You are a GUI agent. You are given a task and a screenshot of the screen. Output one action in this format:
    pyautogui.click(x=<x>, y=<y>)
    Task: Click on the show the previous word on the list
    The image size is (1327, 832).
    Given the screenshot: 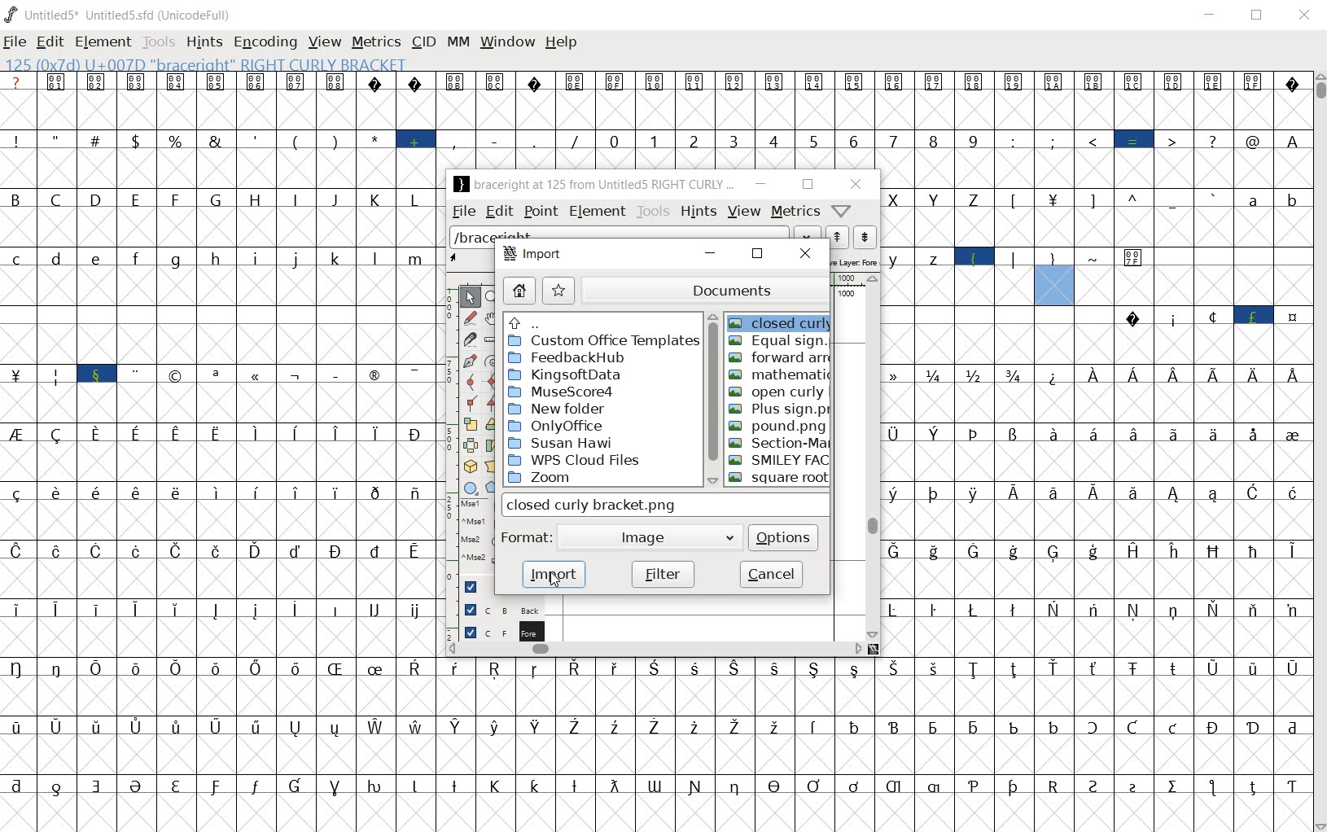 What is the action you would take?
    pyautogui.click(x=864, y=237)
    